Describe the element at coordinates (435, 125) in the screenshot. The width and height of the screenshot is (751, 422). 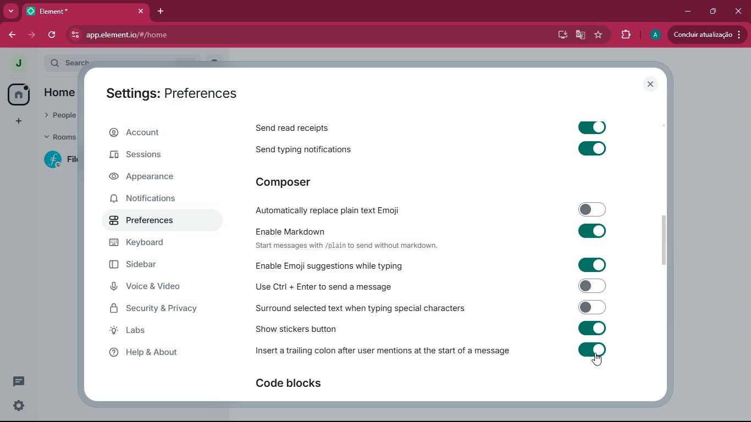
I see `Send read receipts` at that location.